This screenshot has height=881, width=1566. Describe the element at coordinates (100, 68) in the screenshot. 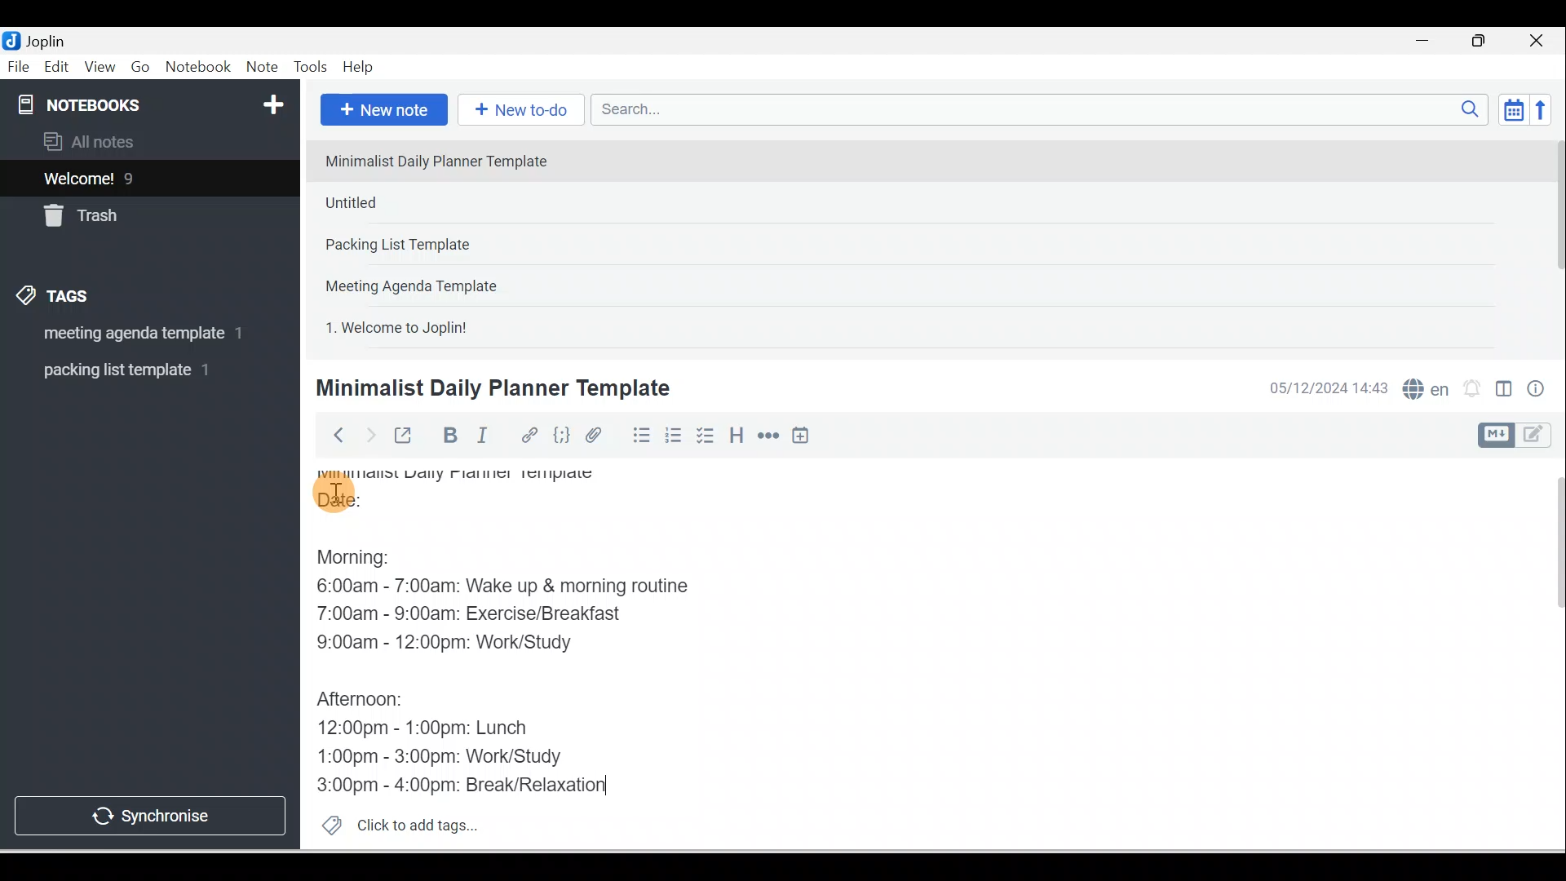

I see `View` at that location.